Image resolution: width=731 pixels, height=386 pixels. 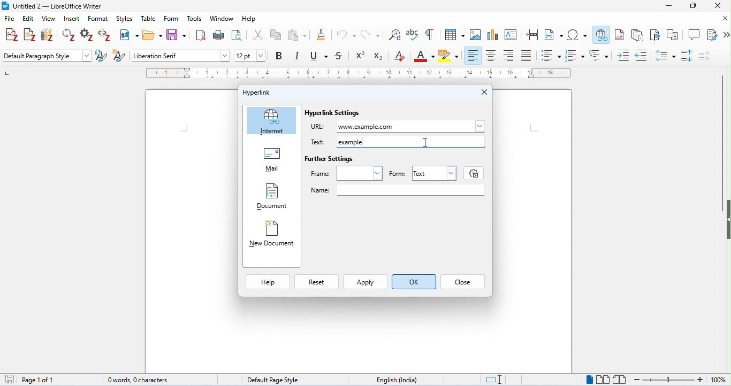 What do you see at coordinates (528, 56) in the screenshot?
I see `justified` at bounding box center [528, 56].